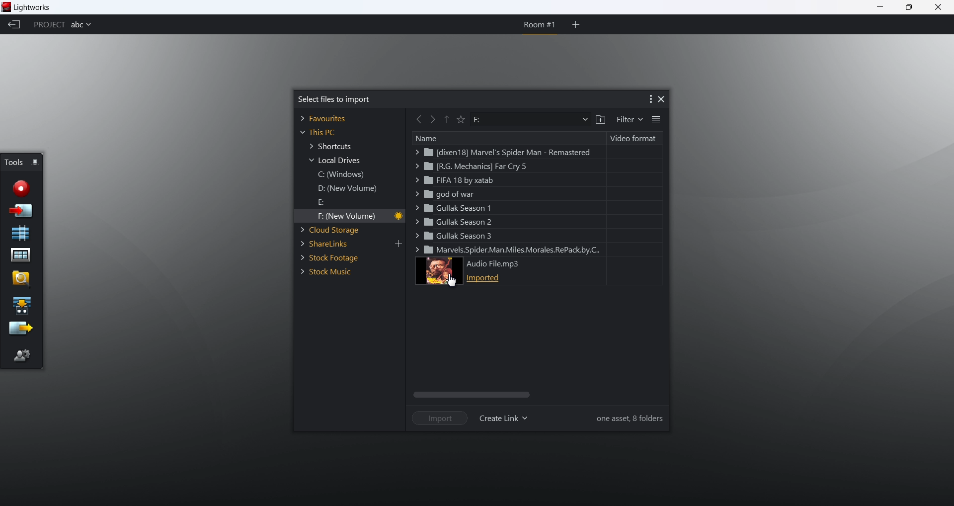 The image size is (954, 506). What do you see at coordinates (341, 175) in the screenshot?
I see `C windows` at bounding box center [341, 175].